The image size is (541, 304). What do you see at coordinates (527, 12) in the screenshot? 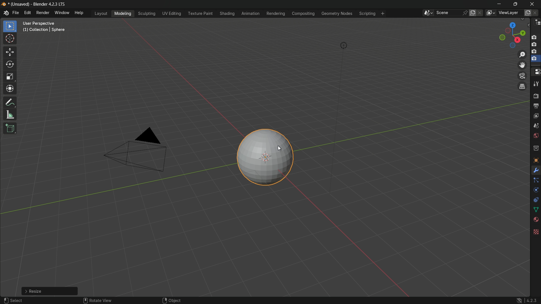
I see `add new layer` at bounding box center [527, 12].